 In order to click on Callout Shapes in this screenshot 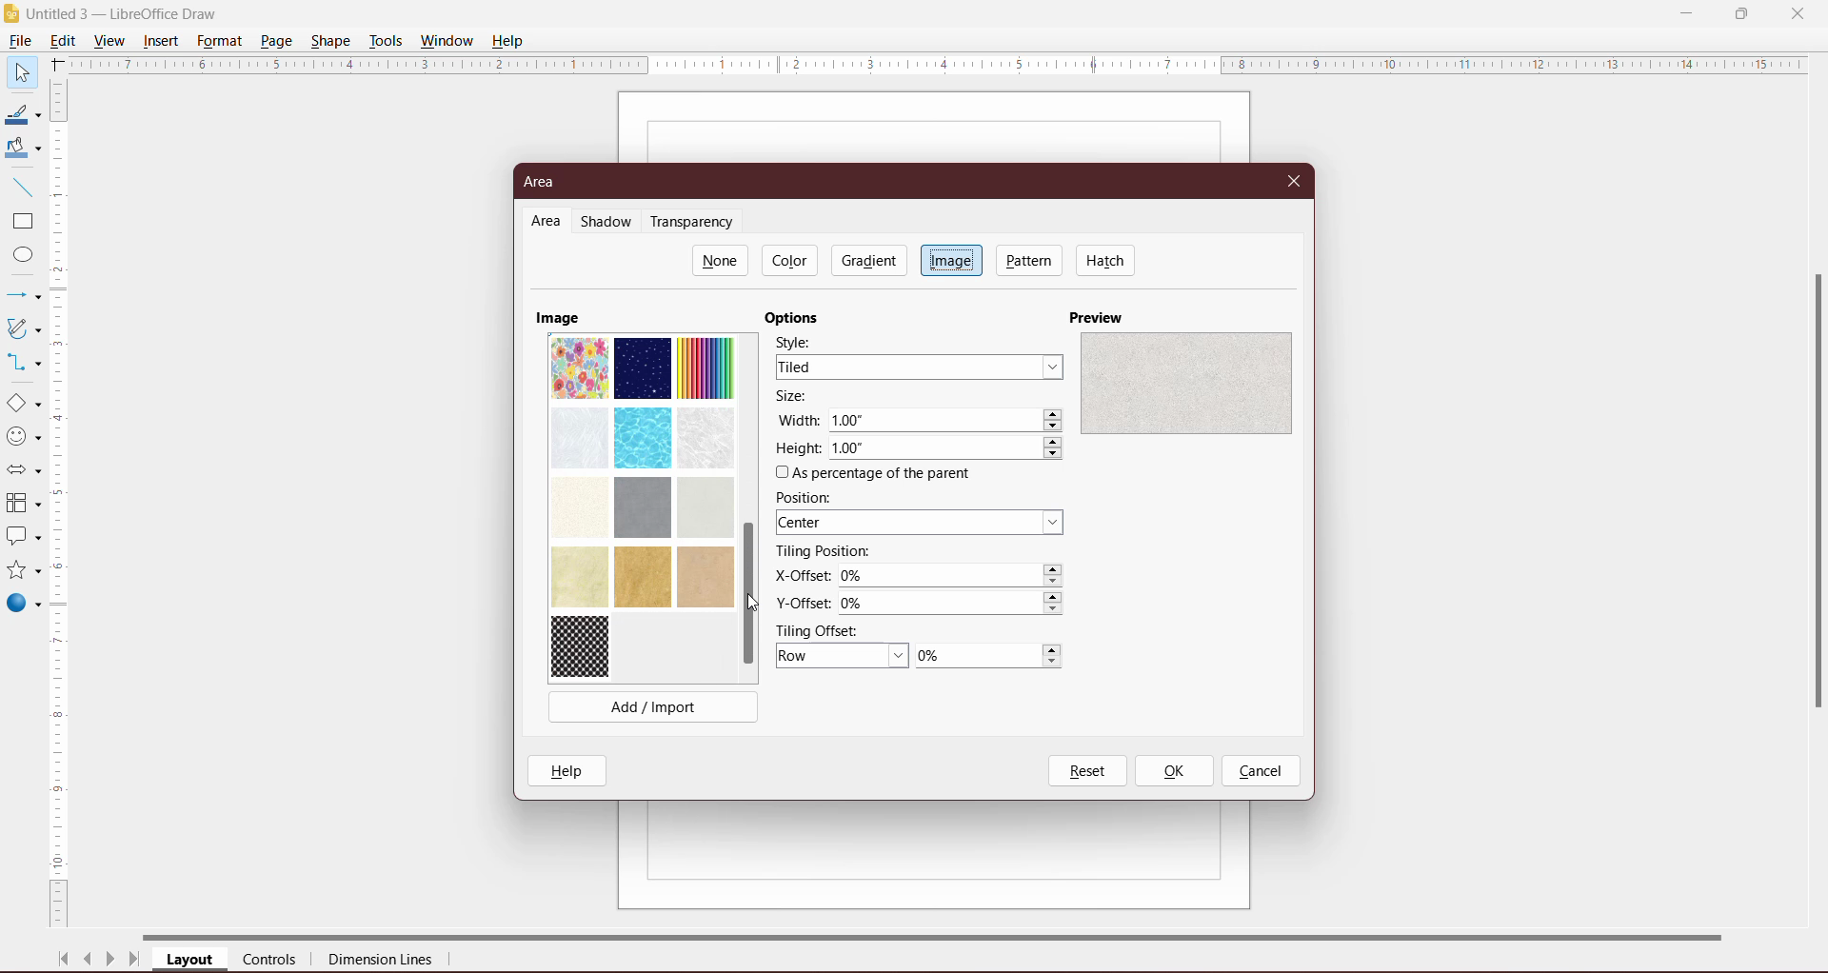, I will do `click(22, 538)`.